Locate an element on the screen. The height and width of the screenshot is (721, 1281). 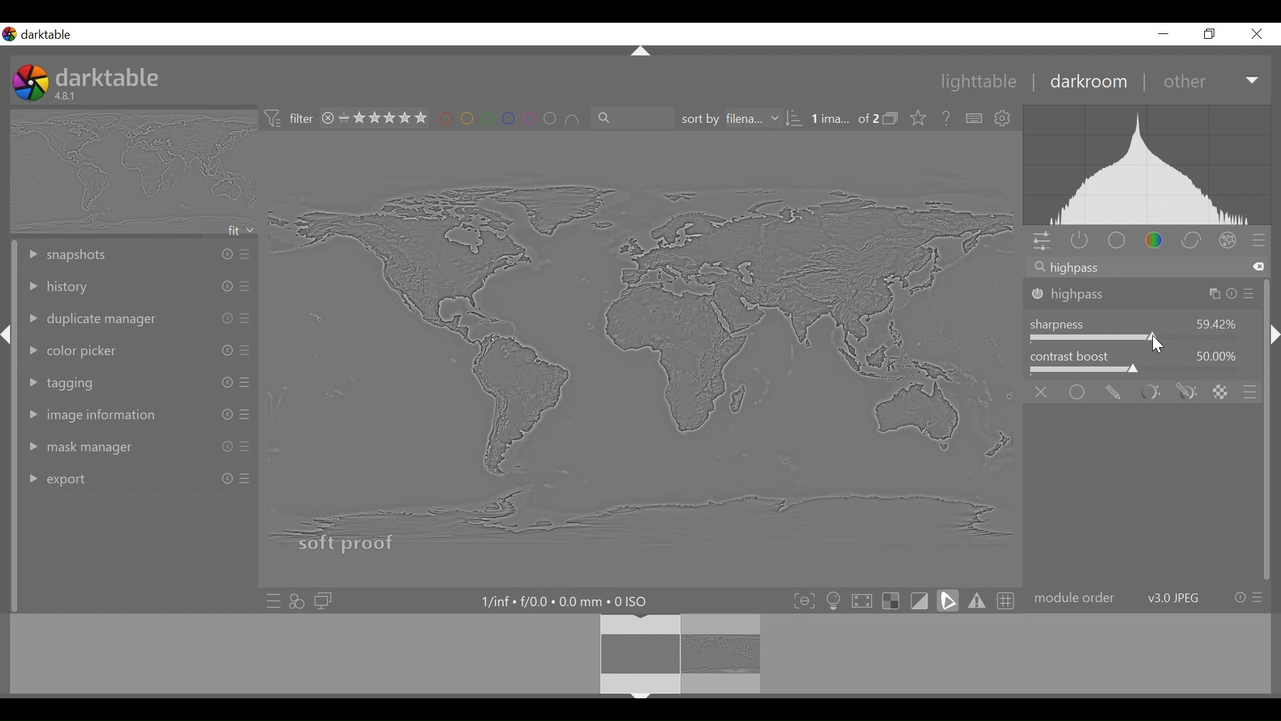
close is located at coordinates (326, 118).